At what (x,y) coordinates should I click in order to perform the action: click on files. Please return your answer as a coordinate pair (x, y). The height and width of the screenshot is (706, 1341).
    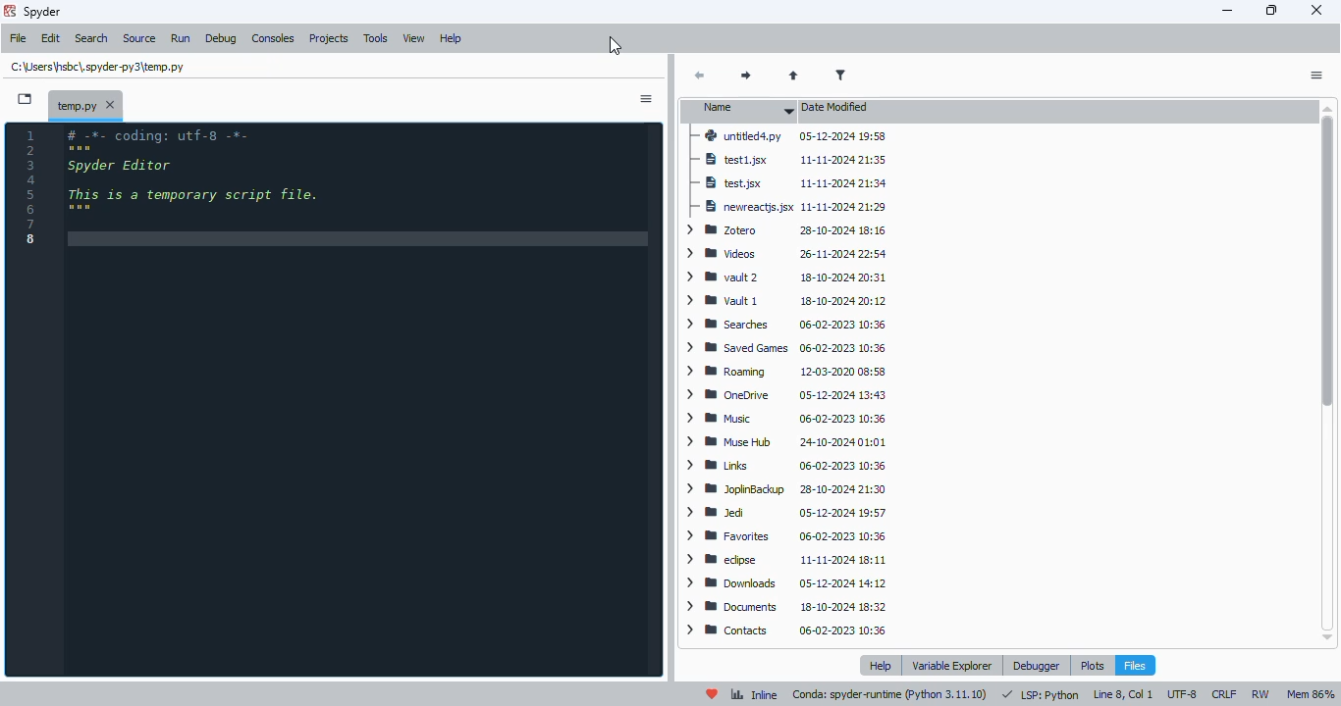
    Looking at the image, I should click on (1135, 665).